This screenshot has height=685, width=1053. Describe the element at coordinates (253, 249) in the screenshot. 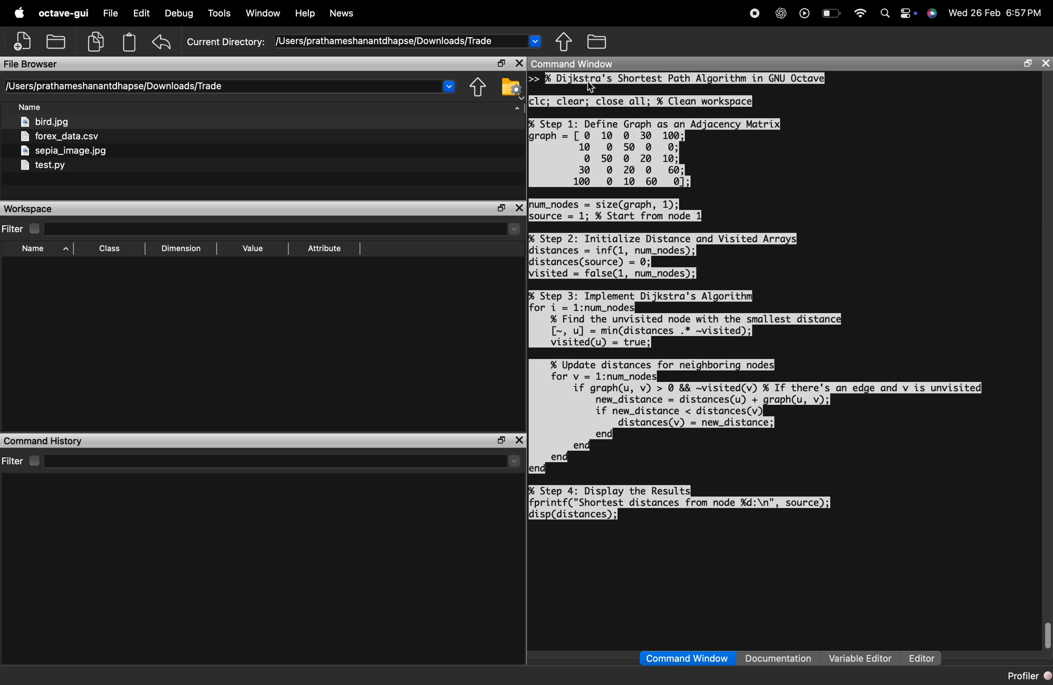

I see `sort by value` at that location.